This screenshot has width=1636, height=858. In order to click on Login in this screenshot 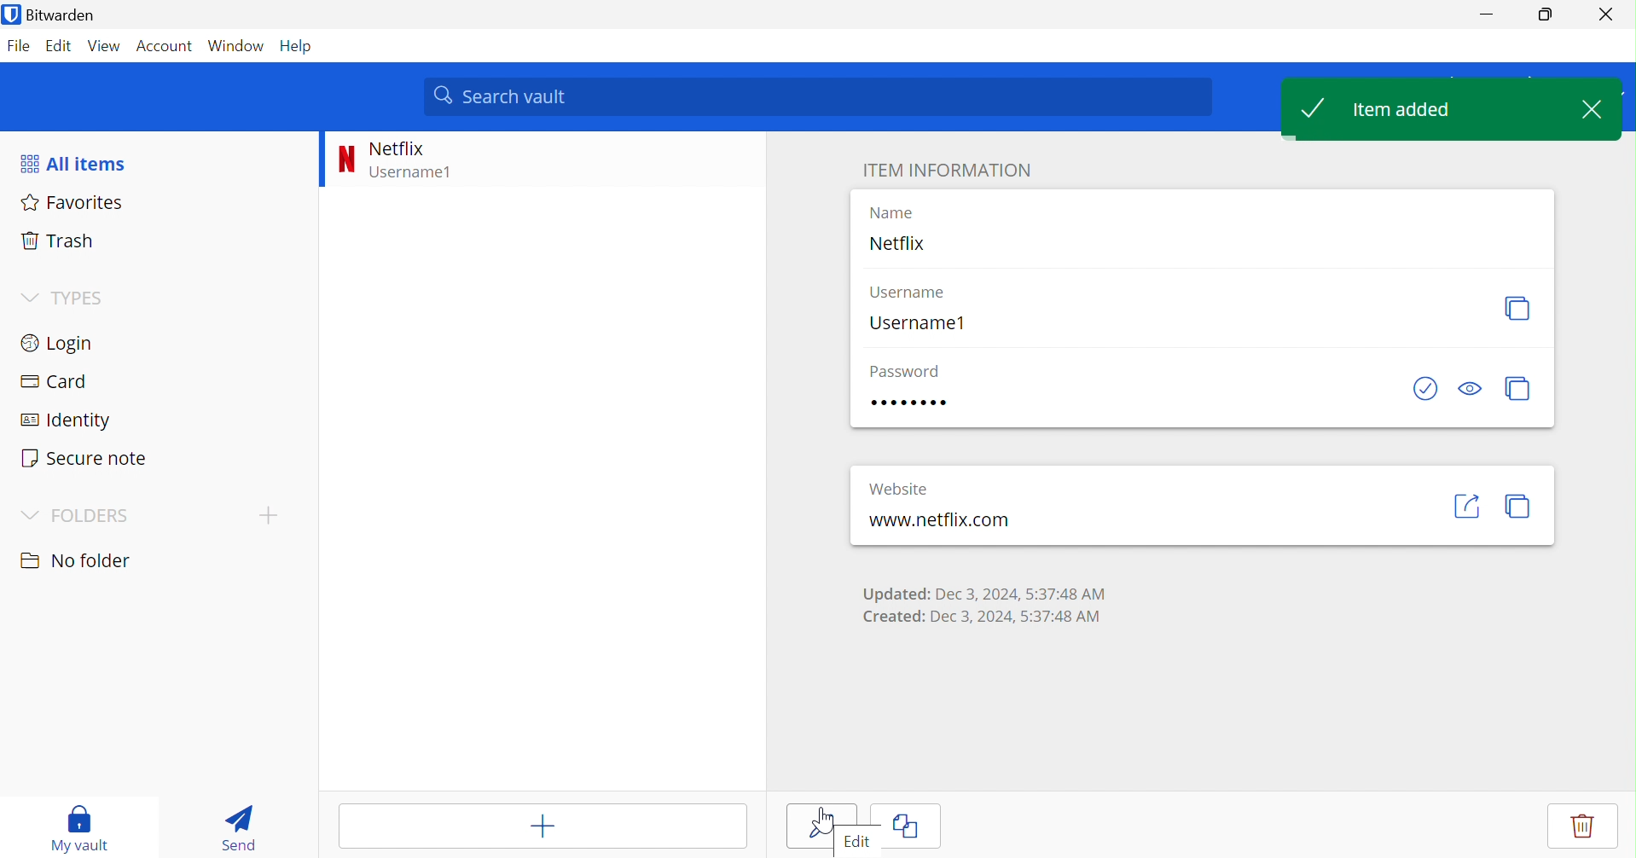, I will do `click(61, 342)`.